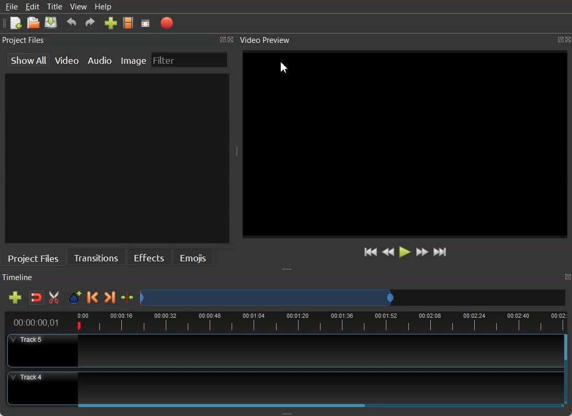 Image resolution: width=572 pixels, height=416 pixels. I want to click on Window Adjuster, so click(287, 269).